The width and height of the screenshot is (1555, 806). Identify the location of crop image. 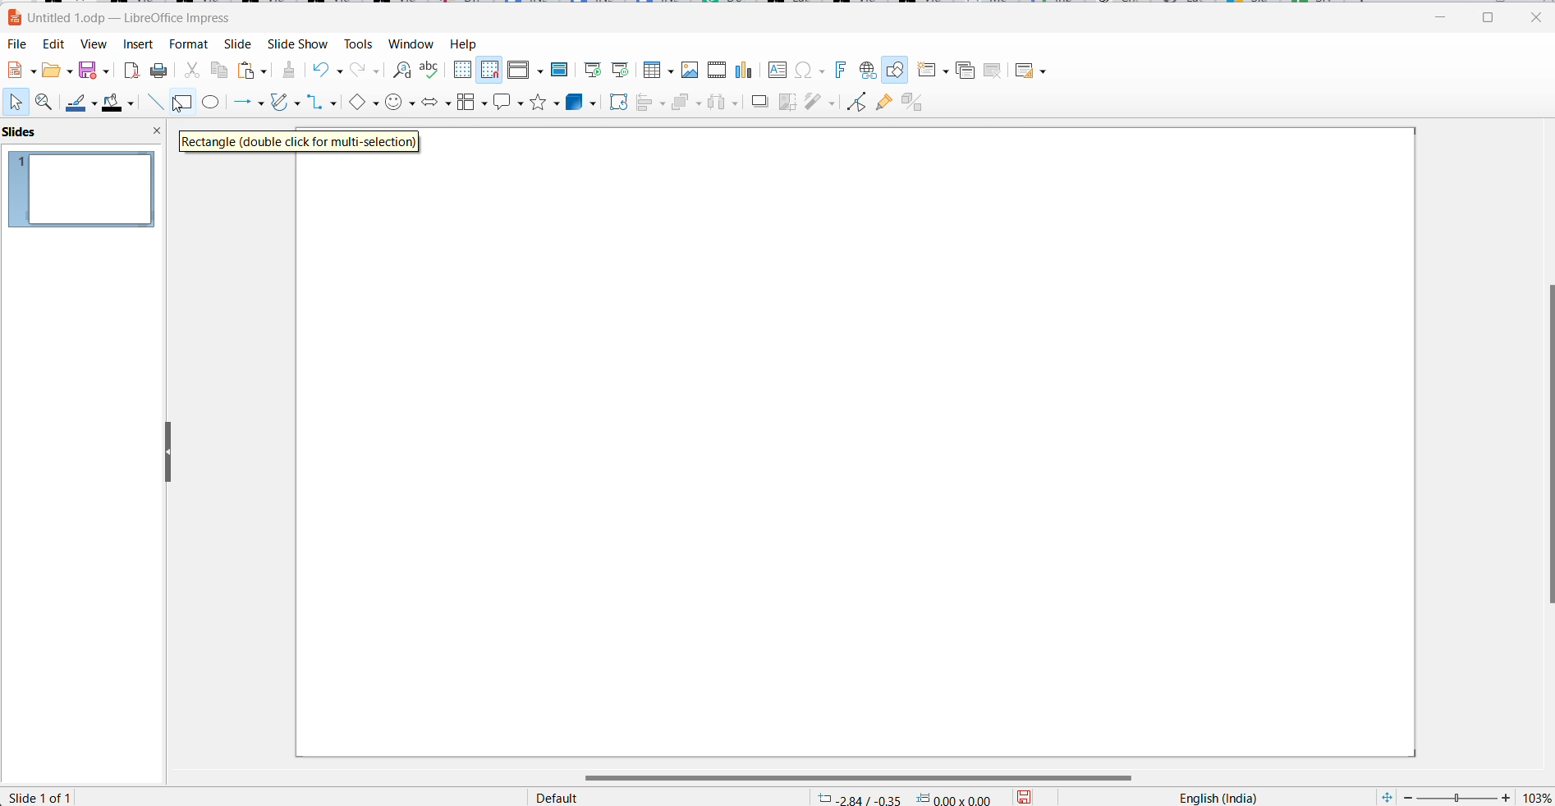
(787, 102).